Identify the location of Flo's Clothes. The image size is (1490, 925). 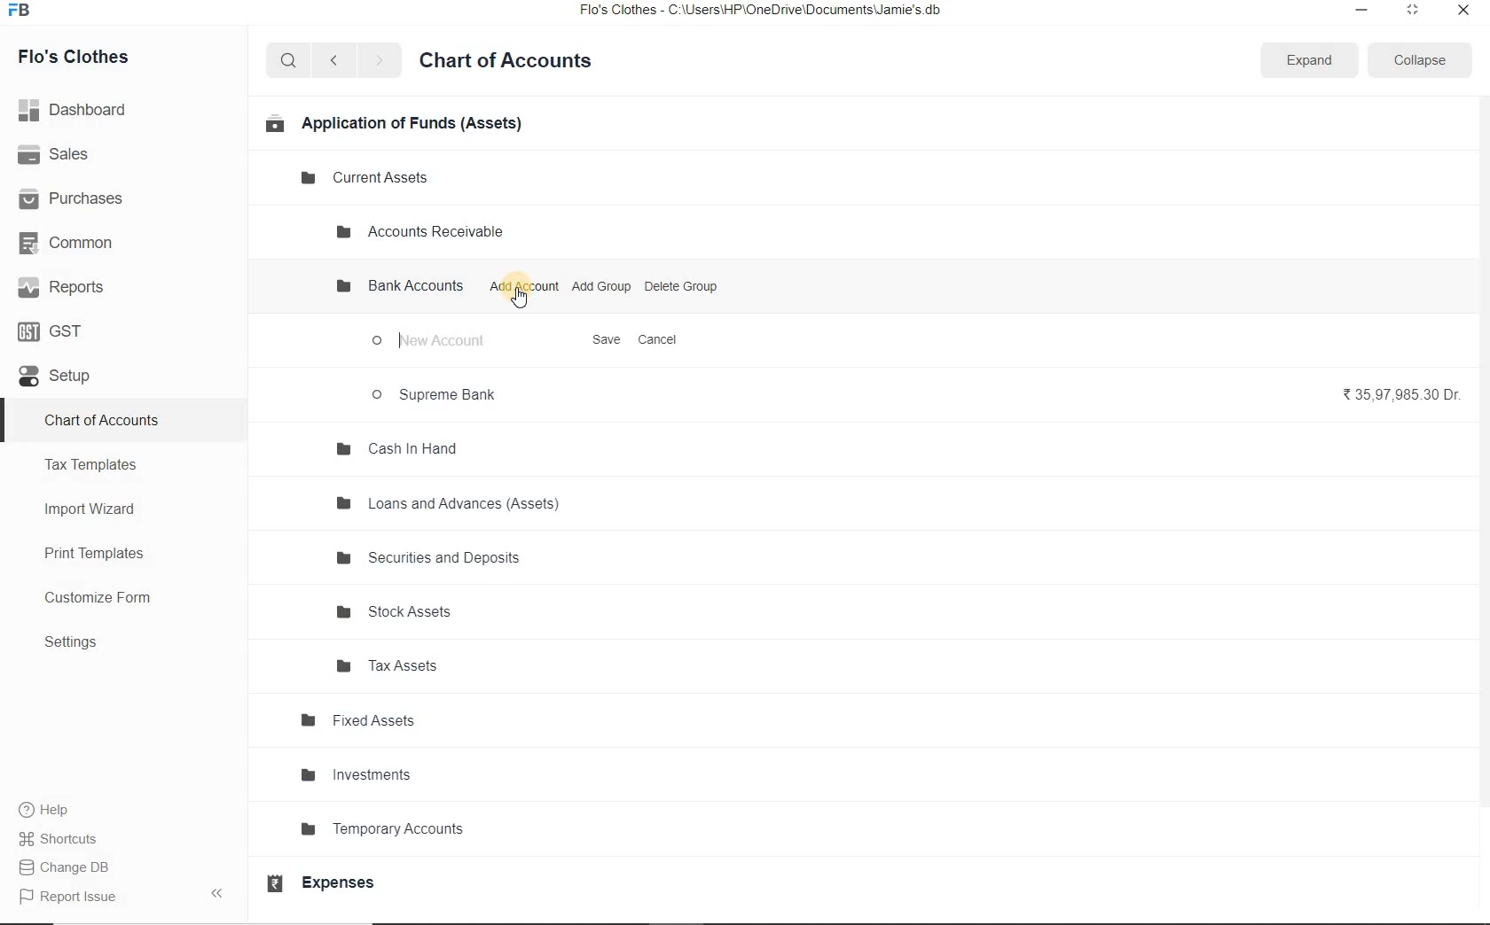
(87, 57).